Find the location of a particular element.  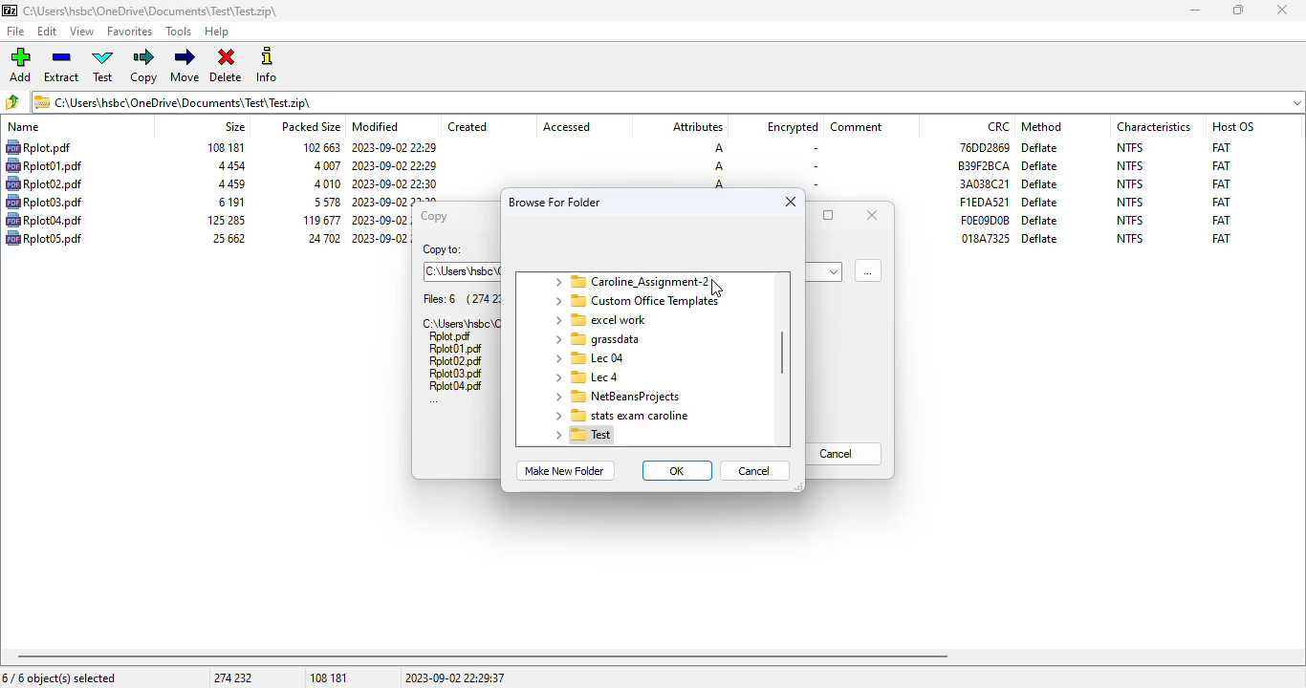

browse for folder is located at coordinates (868, 269).